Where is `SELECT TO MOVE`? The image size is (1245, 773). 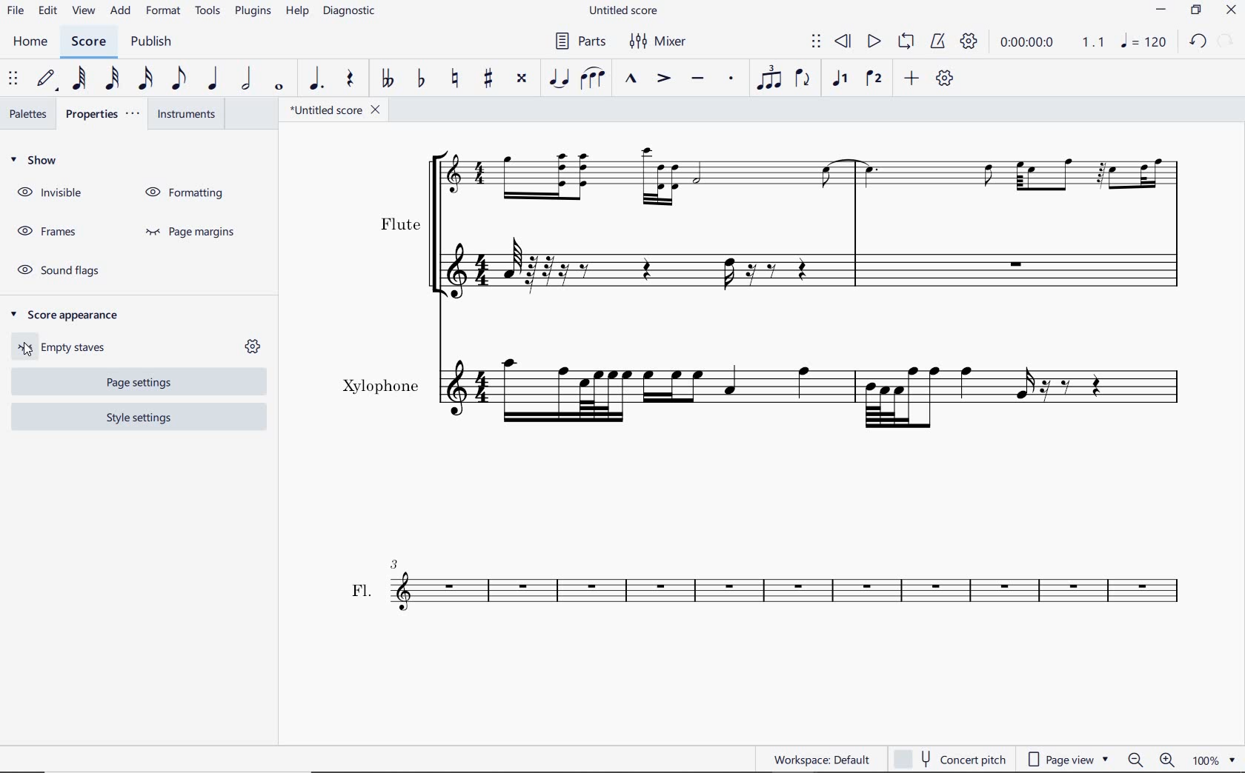
SELECT TO MOVE is located at coordinates (13, 80).